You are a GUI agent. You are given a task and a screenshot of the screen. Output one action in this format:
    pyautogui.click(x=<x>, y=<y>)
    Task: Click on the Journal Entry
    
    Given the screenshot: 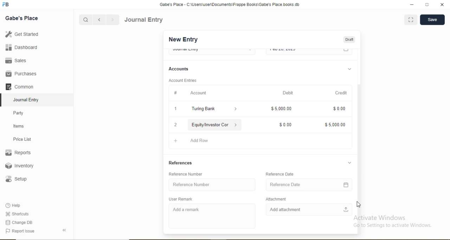 What is the action you would take?
    pyautogui.click(x=144, y=20)
    